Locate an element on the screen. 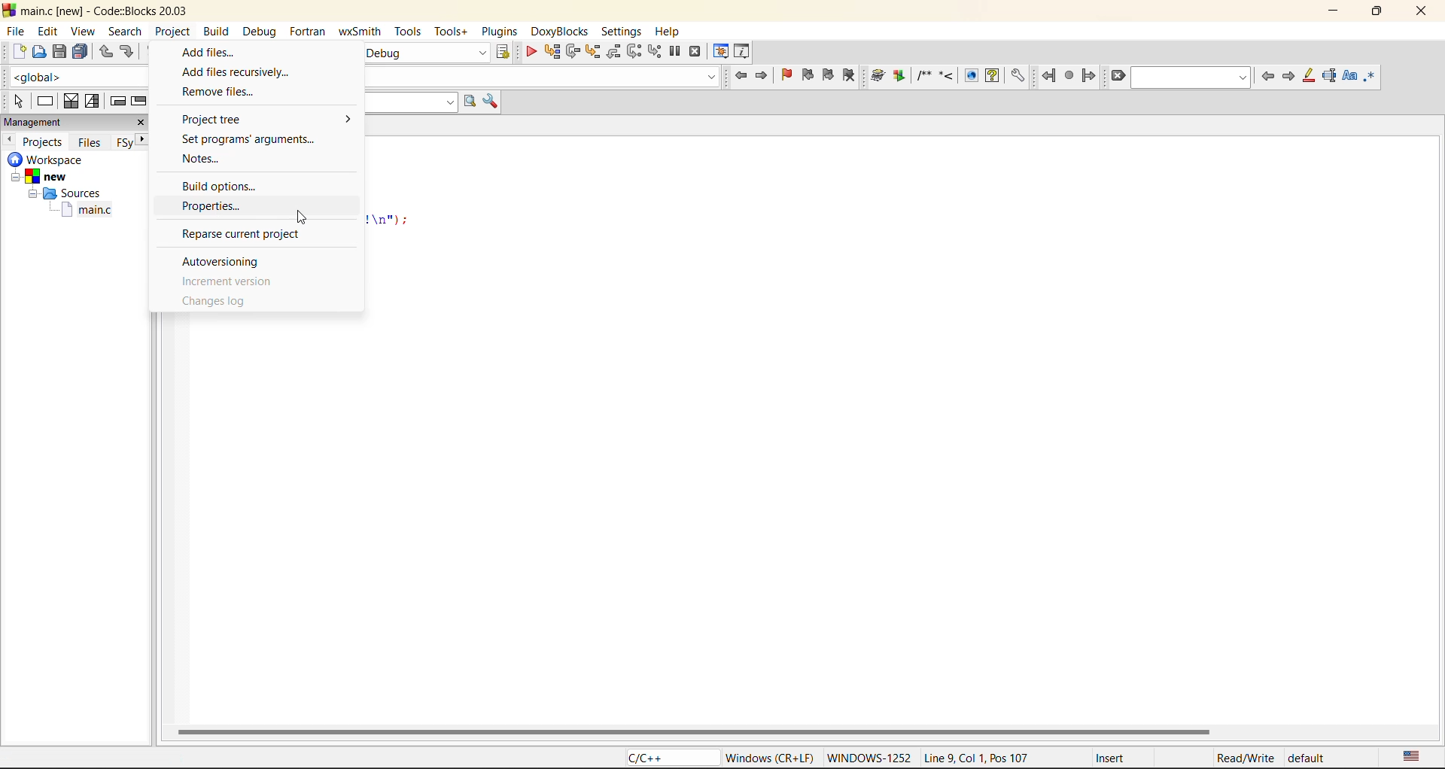 This screenshot has height=769, width=1445. notes is located at coordinates (205, 159).